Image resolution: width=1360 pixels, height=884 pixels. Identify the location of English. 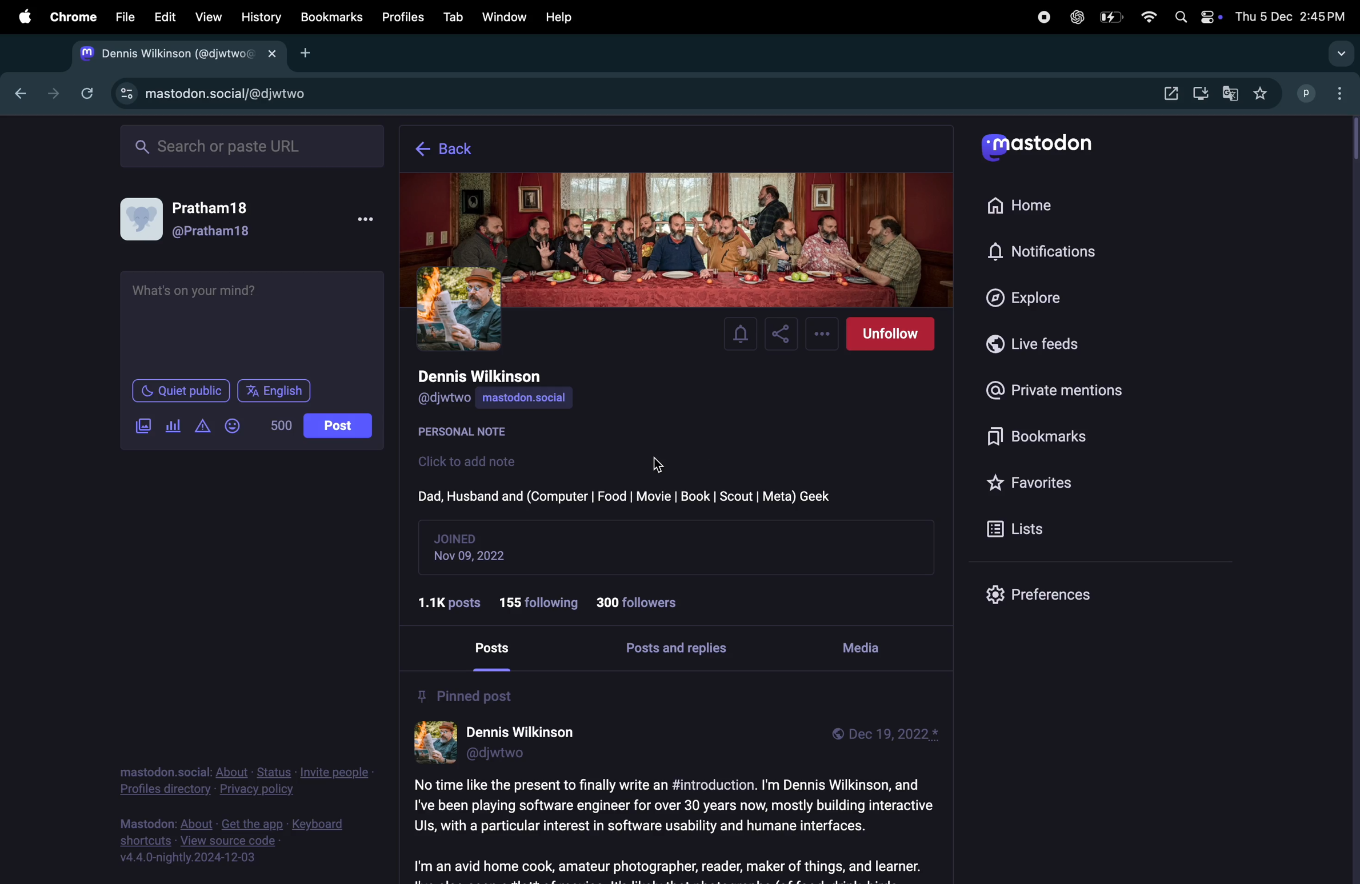
(275, 391).